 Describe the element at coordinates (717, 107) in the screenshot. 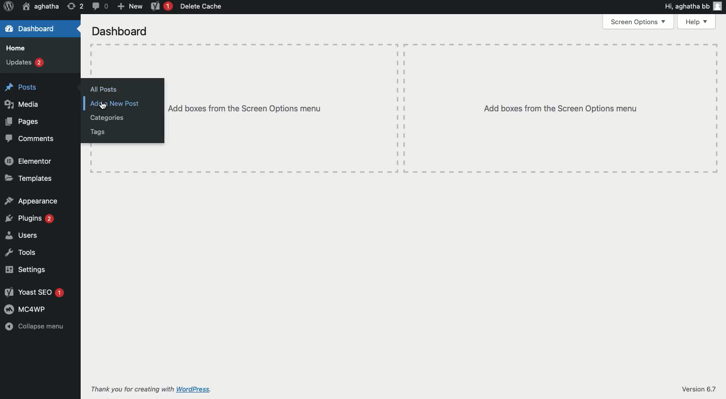

I see `Table line` at that location.